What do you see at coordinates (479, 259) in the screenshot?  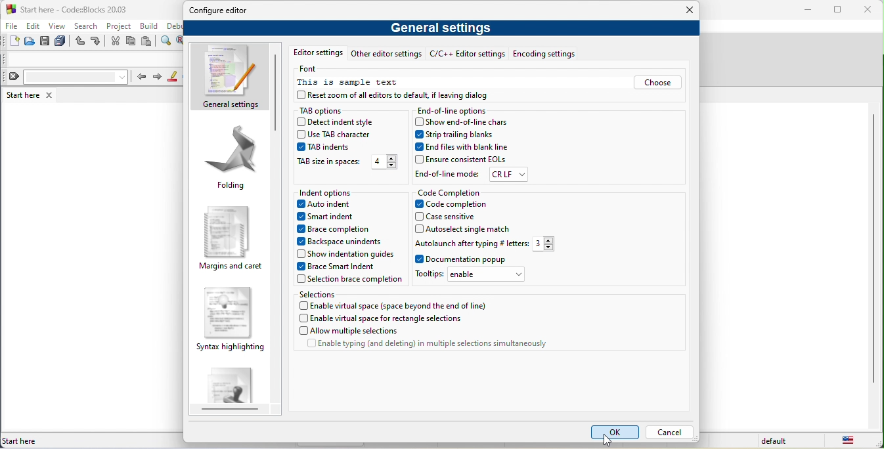 I see `documentation popup` at bounding box center [479, 259].